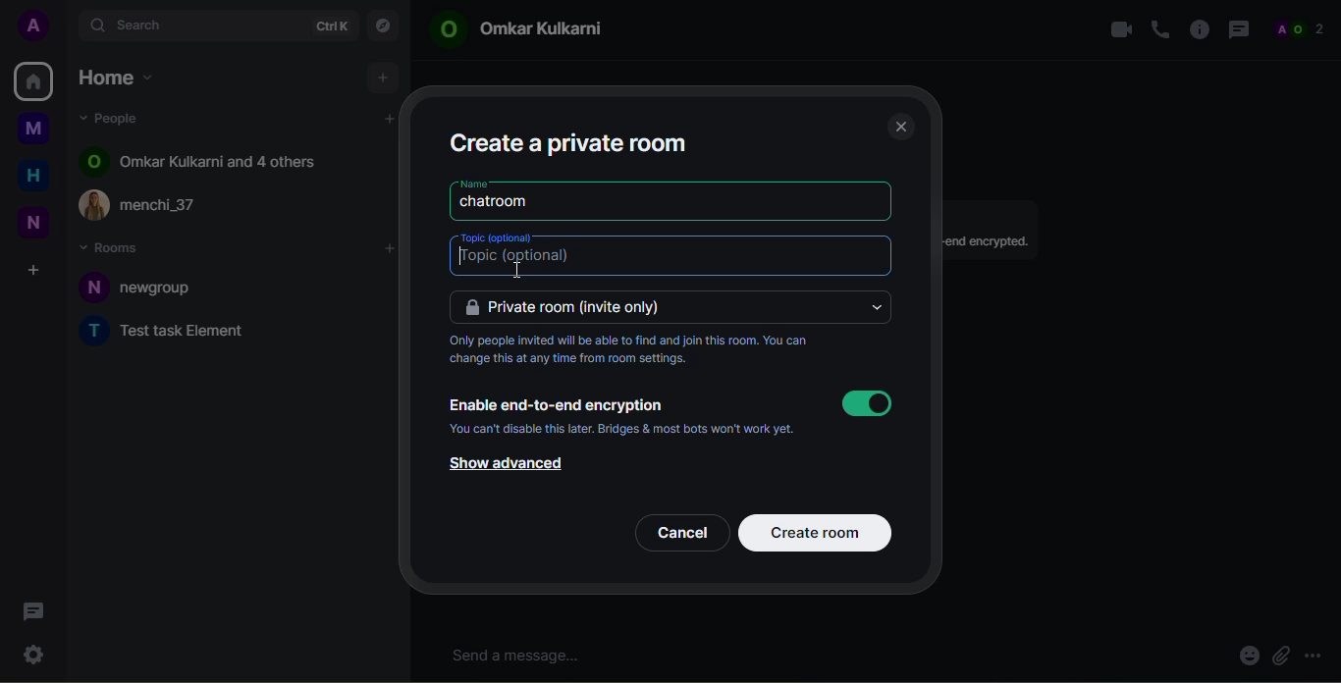 This screenshot has height=683, width=1341. What do you see at coordinates (1238, 29) in the screenshot?
I see `threads` at bounding box center [1238, 29].